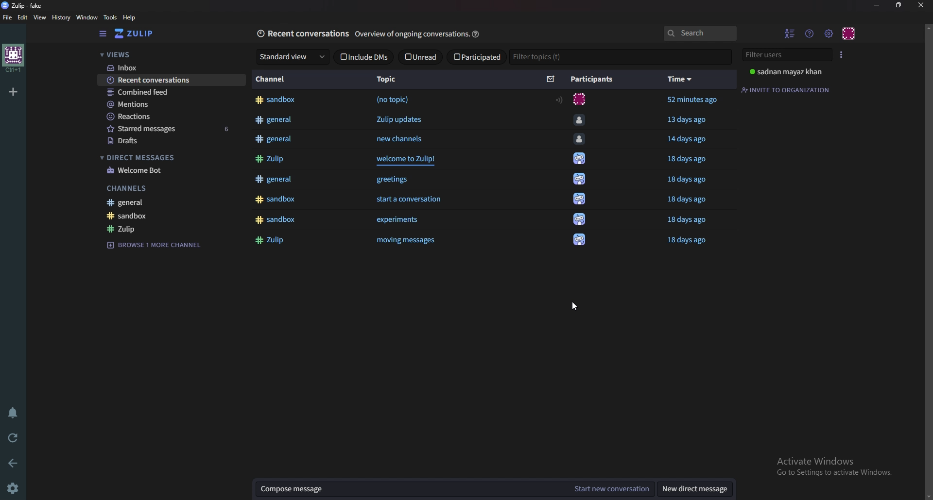 The image size is (933, 500). Describe the element at coordinates (578, 118) in the screenshot. I see `icon` at that location.